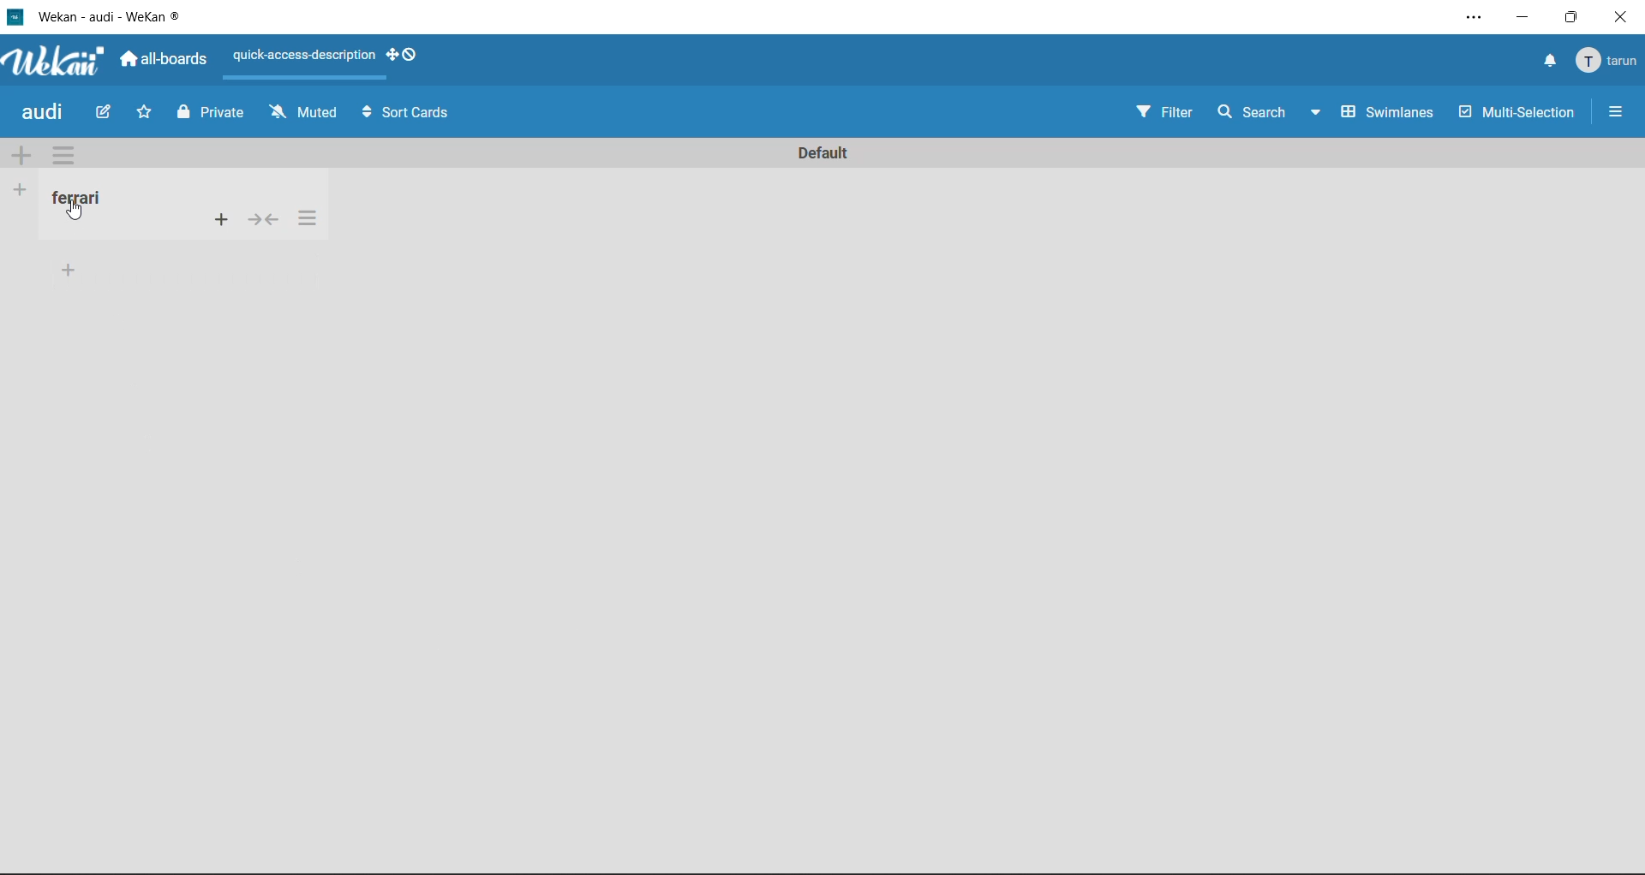  What do you see at coordinates (266, 219) in the screenshot?
I see `collpase` at bounding box center [266, 219].